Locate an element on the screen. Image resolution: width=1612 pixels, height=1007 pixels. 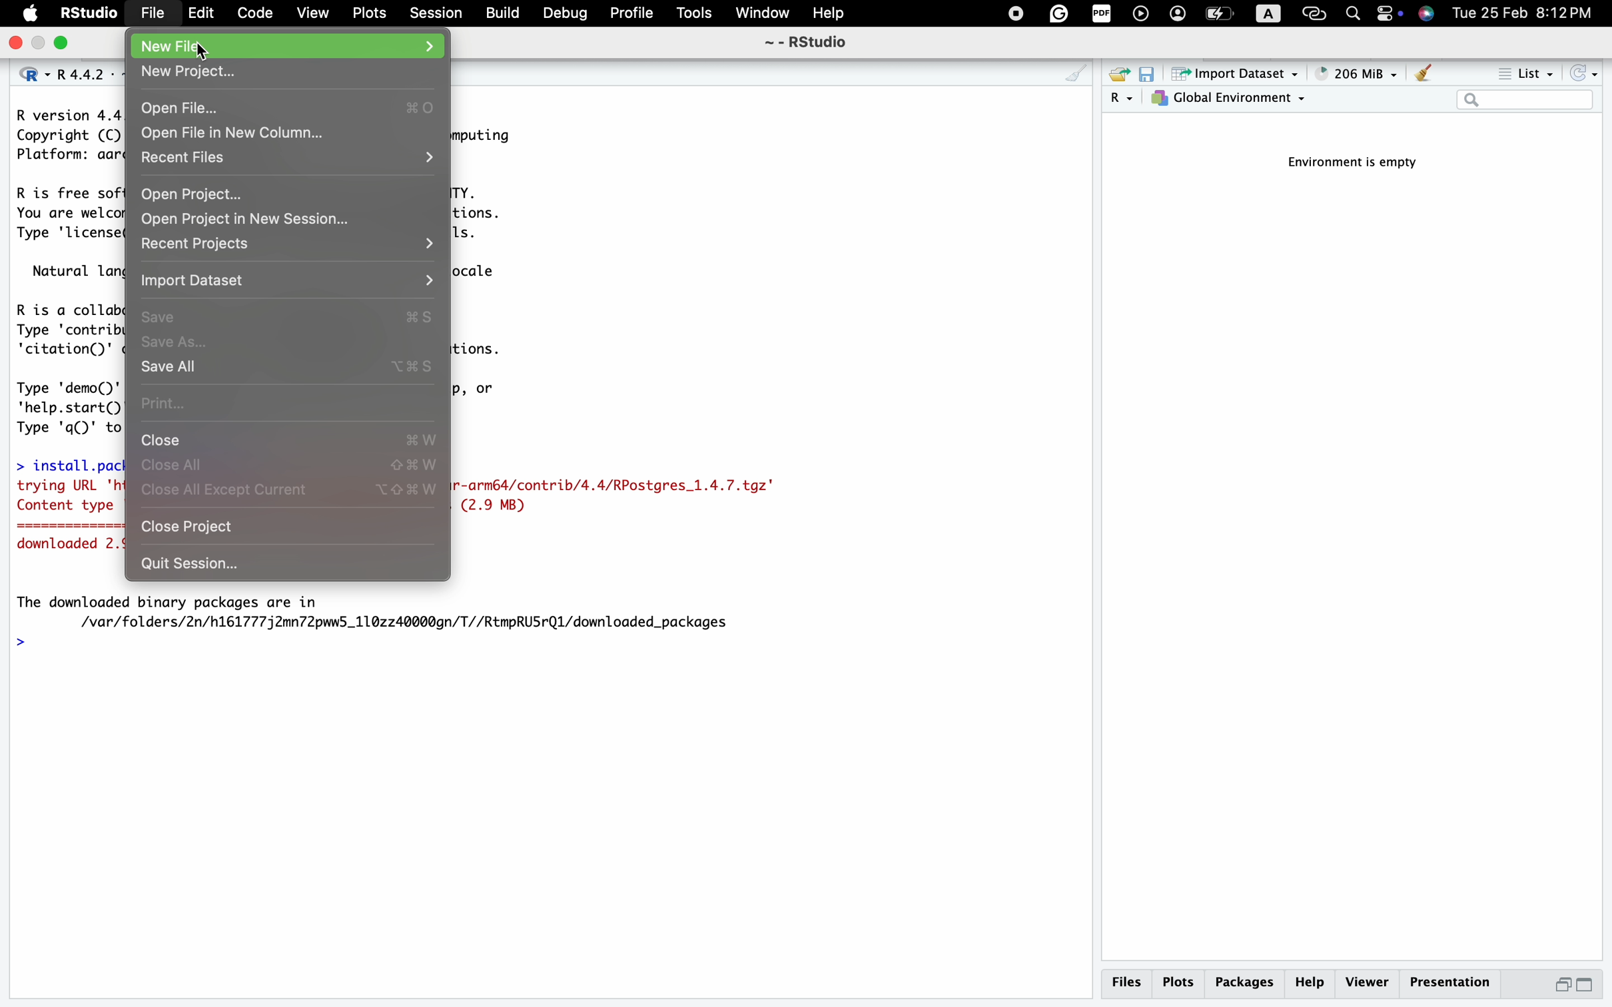
battery charge is located at coordinates (1218, 15).